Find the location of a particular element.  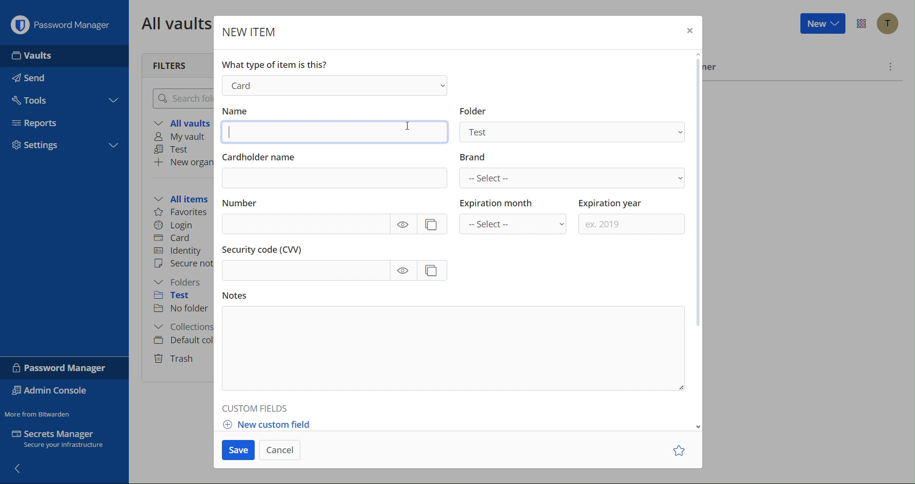

All vaults is located at coordinates (179, 121).